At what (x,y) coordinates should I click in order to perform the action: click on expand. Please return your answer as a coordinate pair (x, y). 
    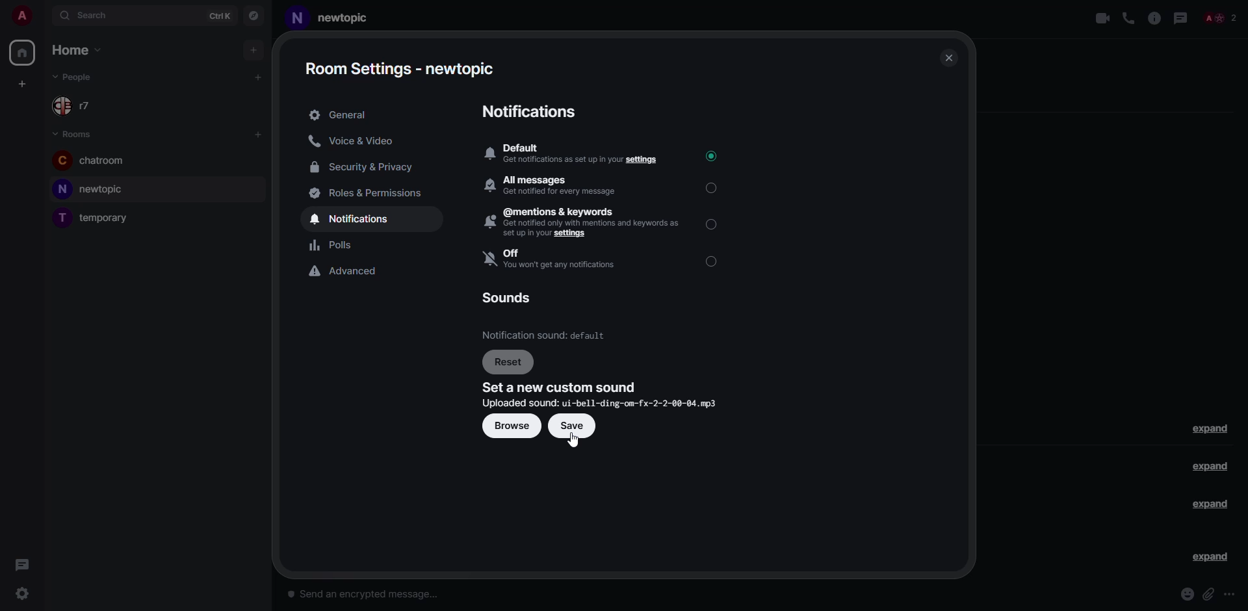
    Looking at the image, I should click on (1207, 467).